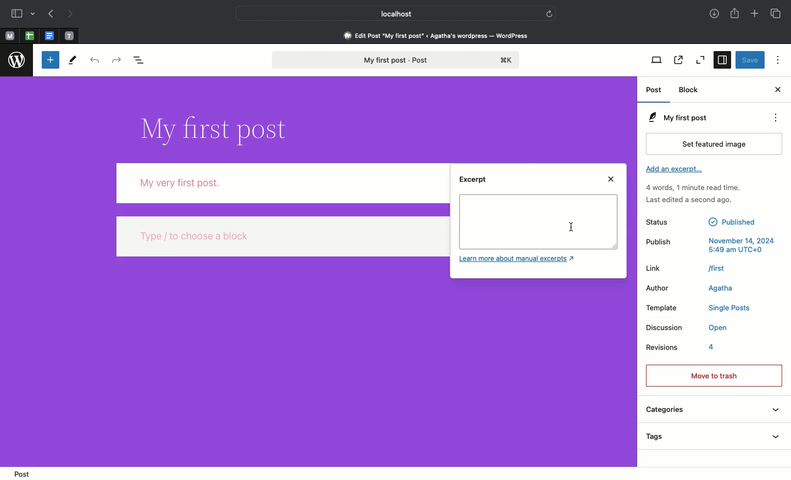 This screenshot has height=480, width=791. Describe the element at coordinates (93, 61) in the screenshot. I see `Undo` at that location.